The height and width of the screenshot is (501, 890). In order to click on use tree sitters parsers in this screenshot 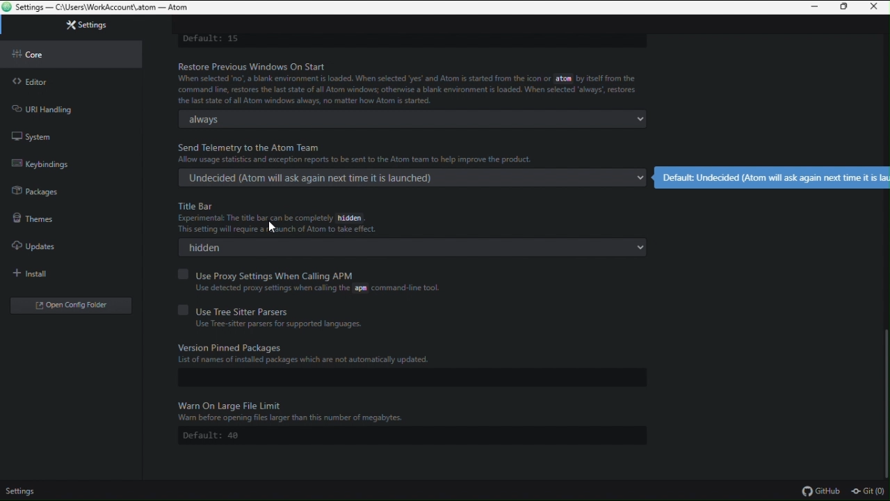, I will do `click(329, 310)`.